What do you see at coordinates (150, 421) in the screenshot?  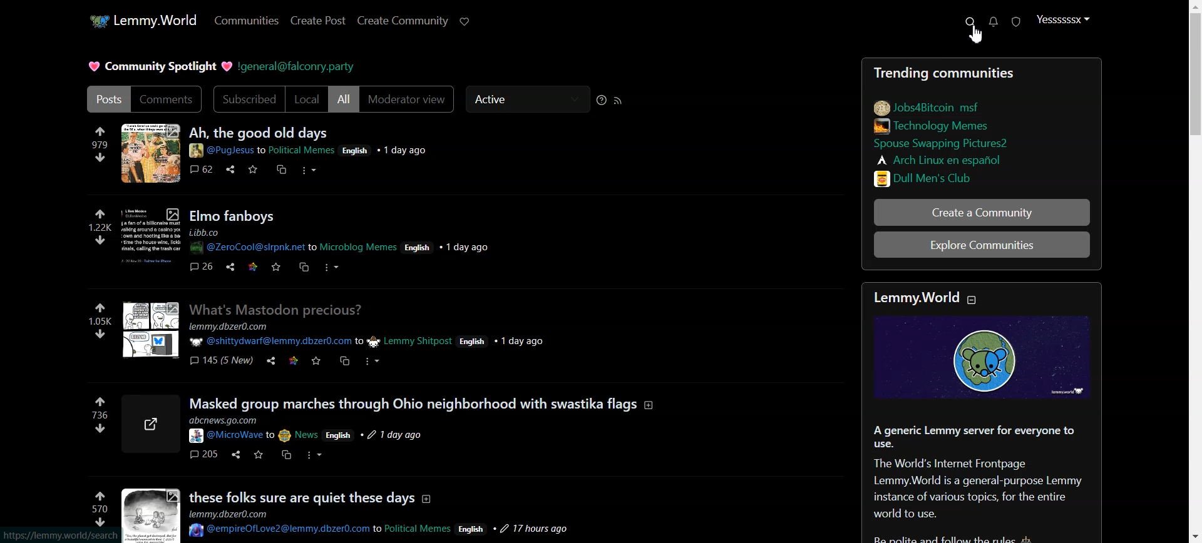 I see `link` at bounding box center [150, 421].